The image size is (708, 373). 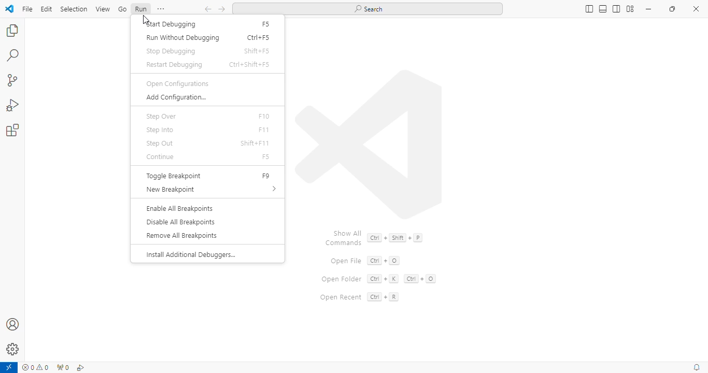 What do you see at coordinates (81, 368) in the screenshot?
I see `select and start debug configuration` at bounding box center [81, 368].